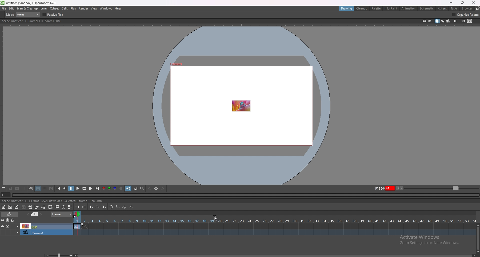 The height and width of the screenshot is (257, 480). I want to click on repeat, so click(112, 207).